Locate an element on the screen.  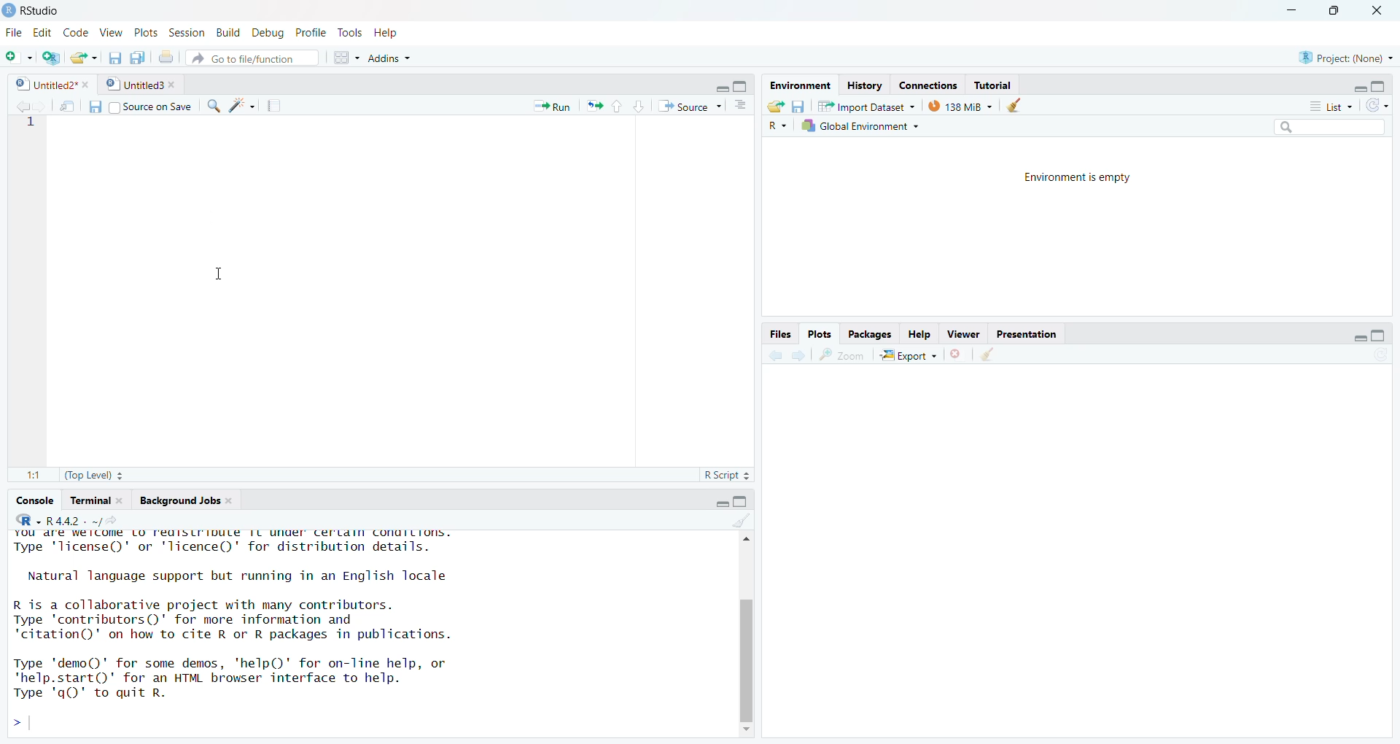
File is located at coordinates (12, 30).